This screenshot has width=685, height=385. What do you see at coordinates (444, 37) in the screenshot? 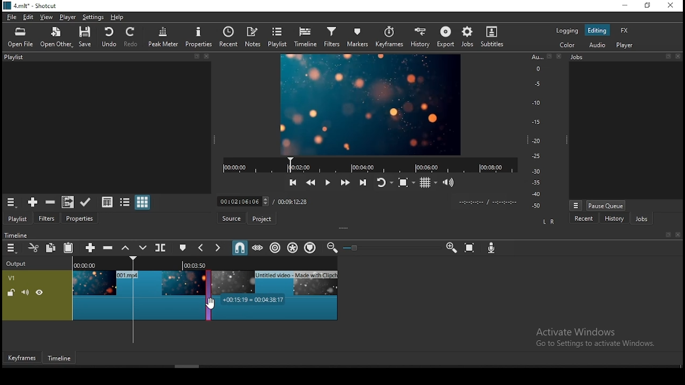
I see `export` at bounding box center [444, 37].